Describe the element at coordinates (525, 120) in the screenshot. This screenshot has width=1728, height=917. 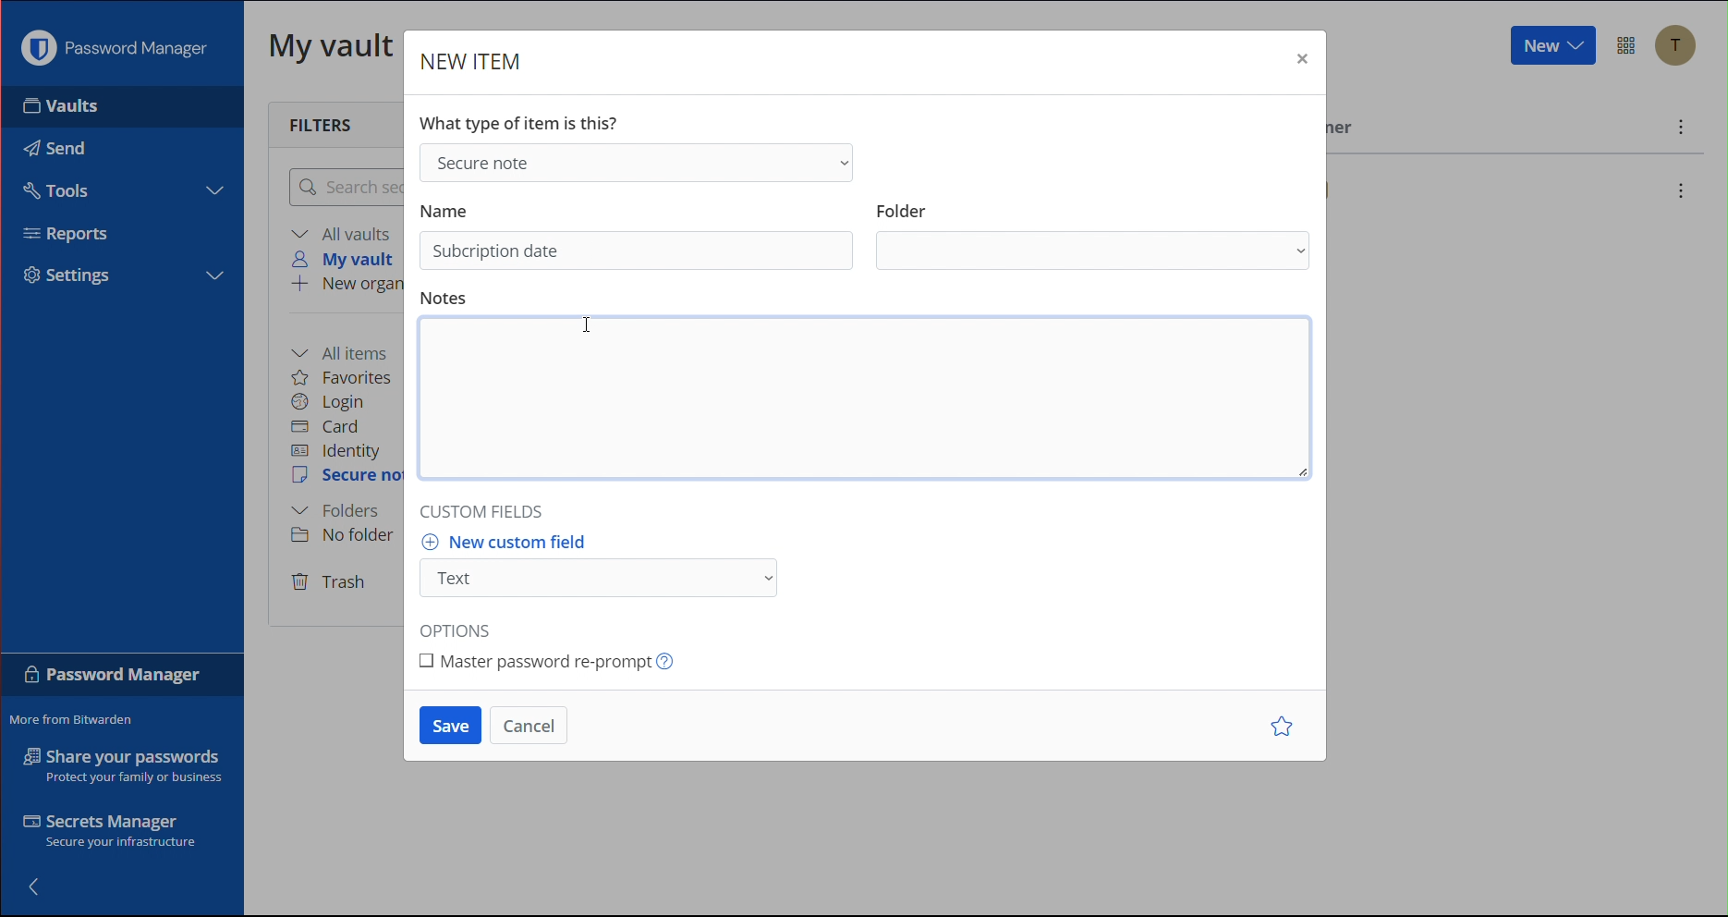
I see `What type of item is this?` at that location.